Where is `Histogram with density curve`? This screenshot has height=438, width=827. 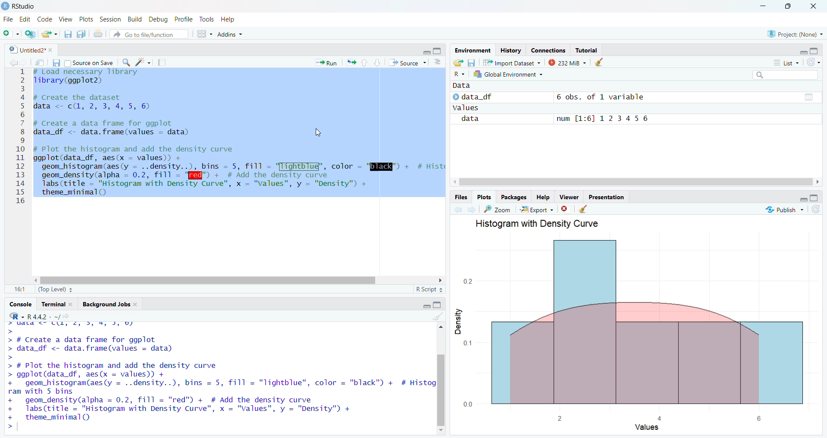
Histogram with density curve is located at coordinates (544, 223).